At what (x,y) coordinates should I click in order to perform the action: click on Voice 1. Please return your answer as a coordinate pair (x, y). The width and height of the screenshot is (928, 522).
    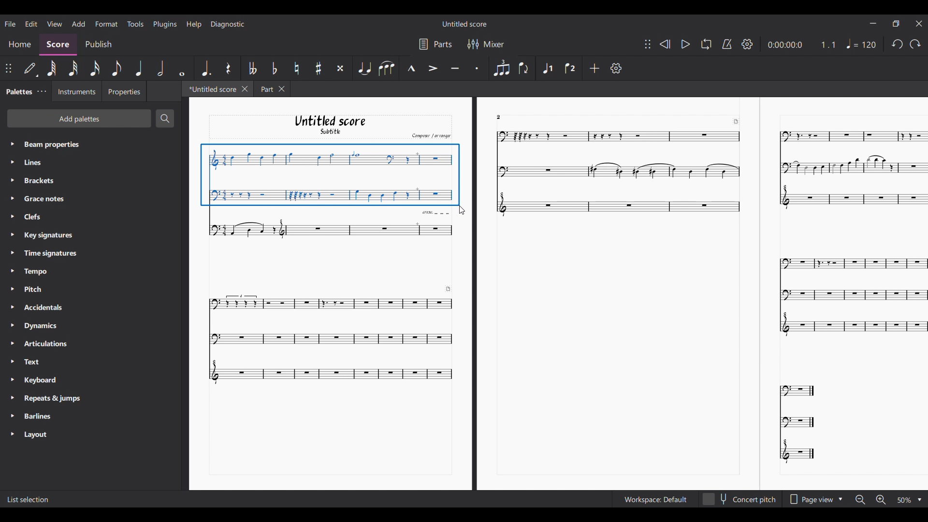
    Looking at the image, I should click on (548, 67).